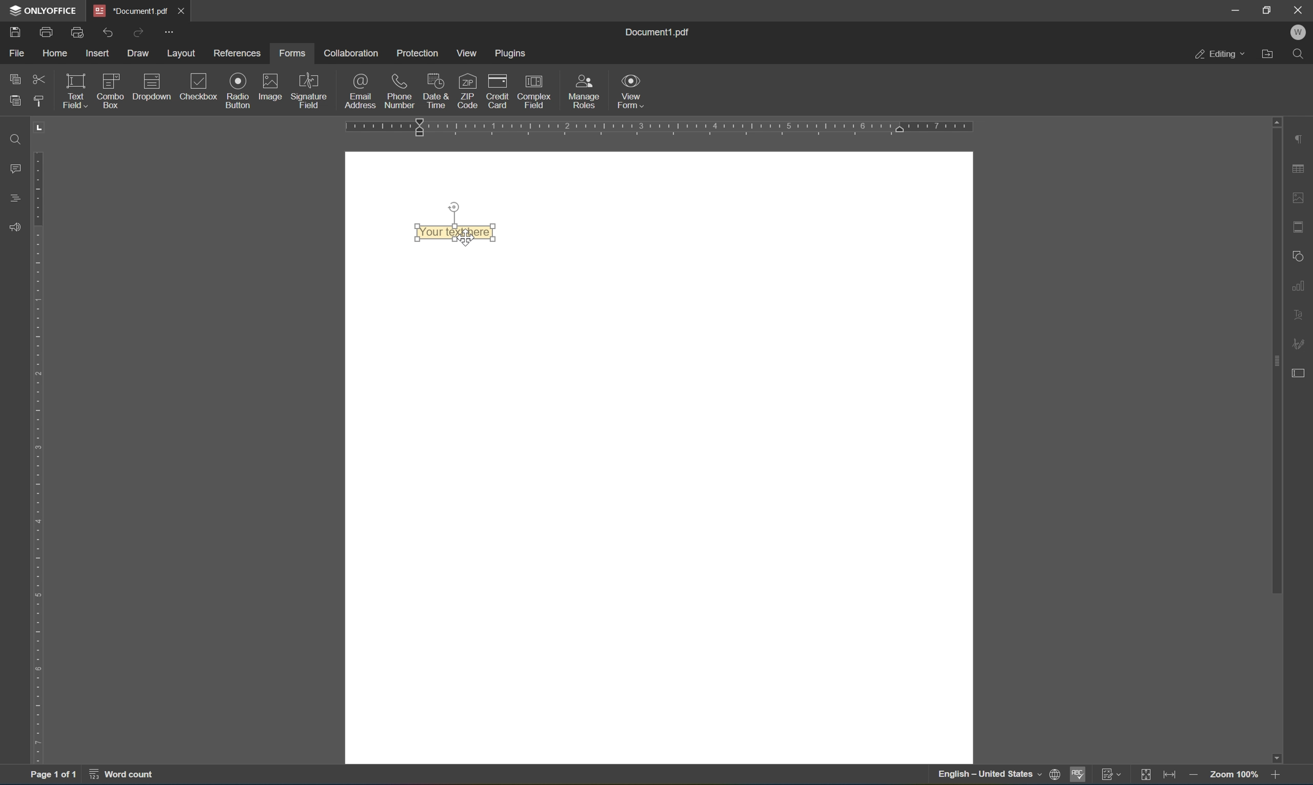 The width and height of the screenshot is (1313, 785). What do you see at coordinates (1298, 341) in the screenshot?
I see `signature settings` at bounding box center [1298, 341].